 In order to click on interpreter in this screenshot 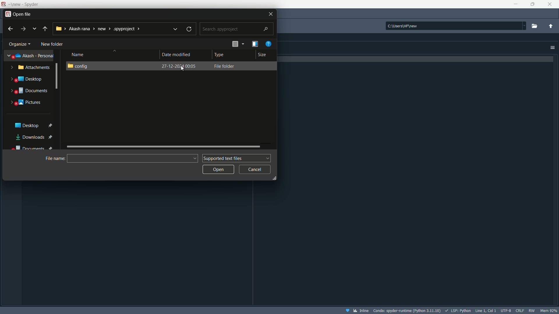, I will do `click(407, 311)`.